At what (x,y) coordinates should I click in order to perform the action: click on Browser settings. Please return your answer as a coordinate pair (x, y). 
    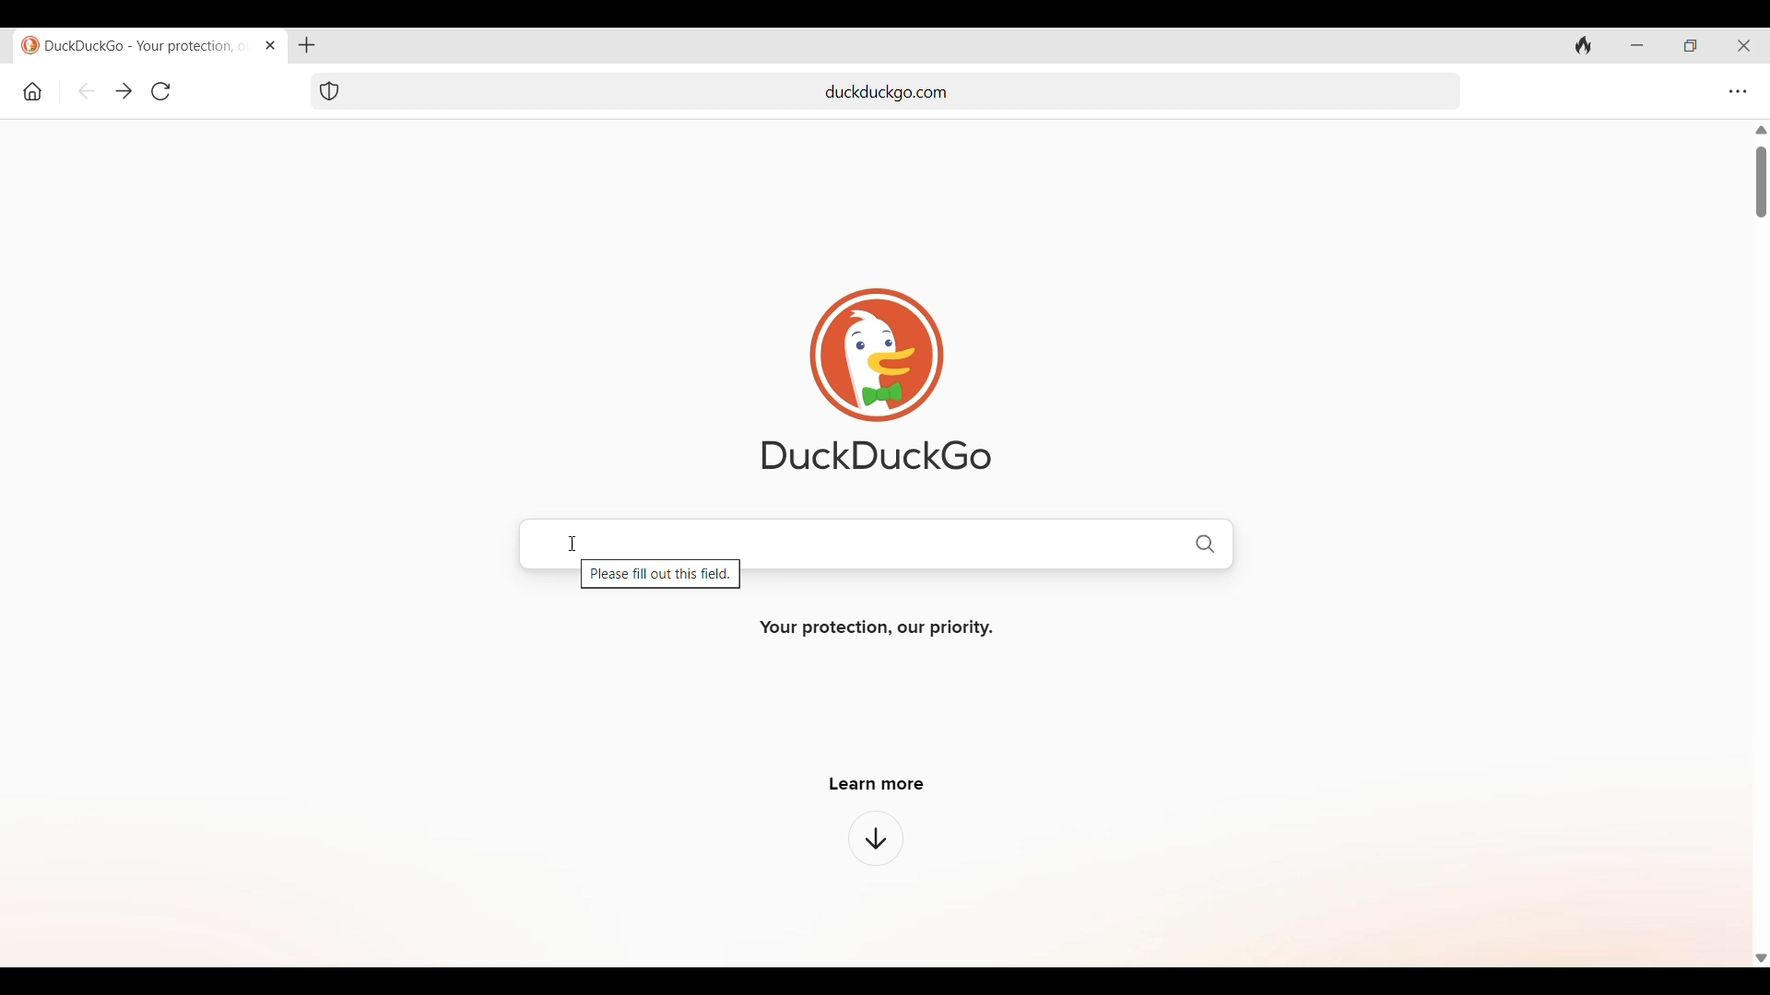
    Looking at the image, I should click on (1737, 91).